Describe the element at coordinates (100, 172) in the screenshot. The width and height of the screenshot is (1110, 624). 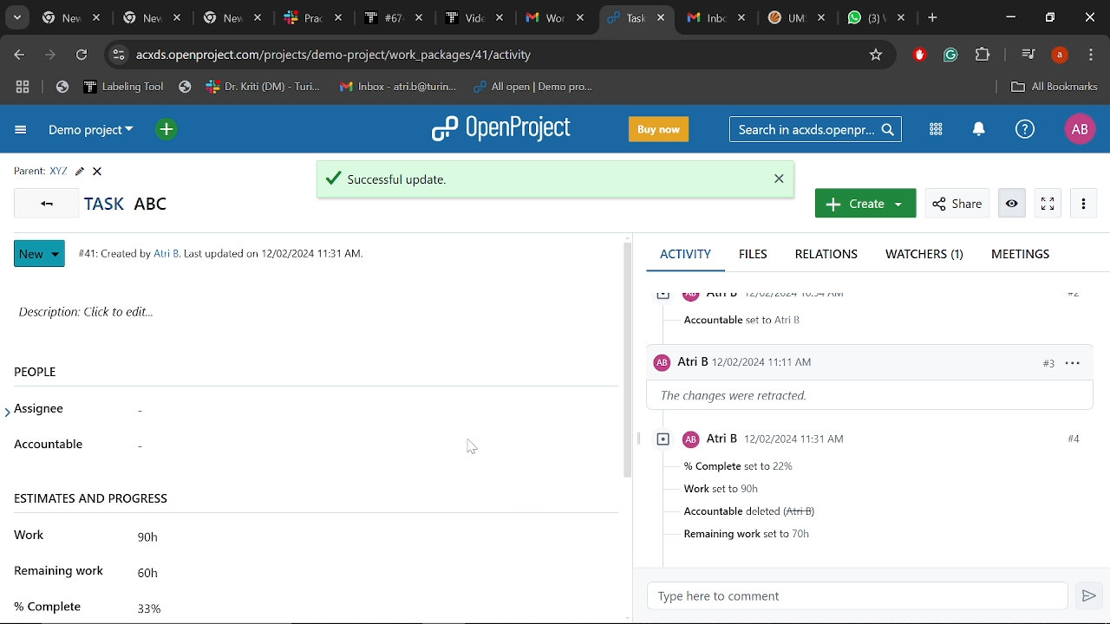
I see `CLose` at that location.